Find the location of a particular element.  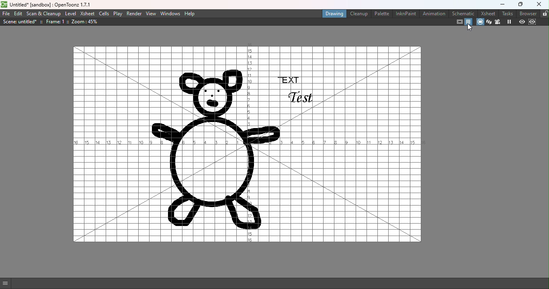

Scan & Cleanup is located at coordinates (45, 14).